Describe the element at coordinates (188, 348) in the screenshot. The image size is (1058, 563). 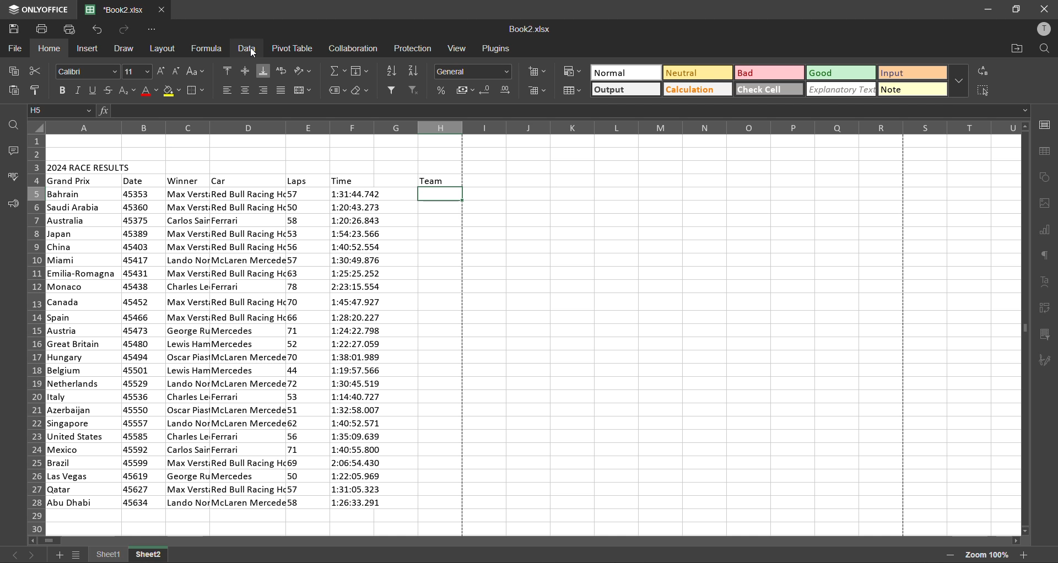
I see `winner` at that location.